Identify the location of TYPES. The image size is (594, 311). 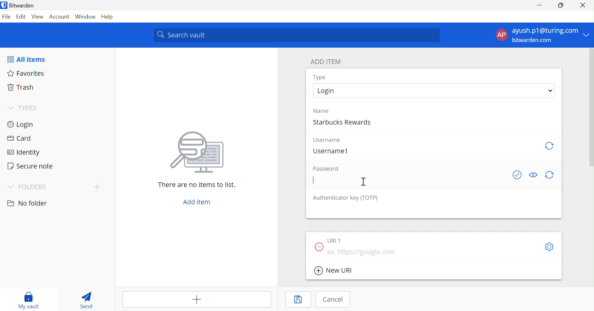
(30, 108).